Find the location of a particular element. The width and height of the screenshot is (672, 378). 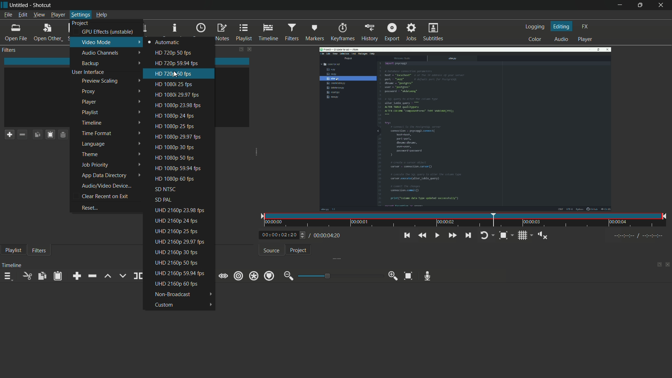

append is located at coordinates (77, 276).